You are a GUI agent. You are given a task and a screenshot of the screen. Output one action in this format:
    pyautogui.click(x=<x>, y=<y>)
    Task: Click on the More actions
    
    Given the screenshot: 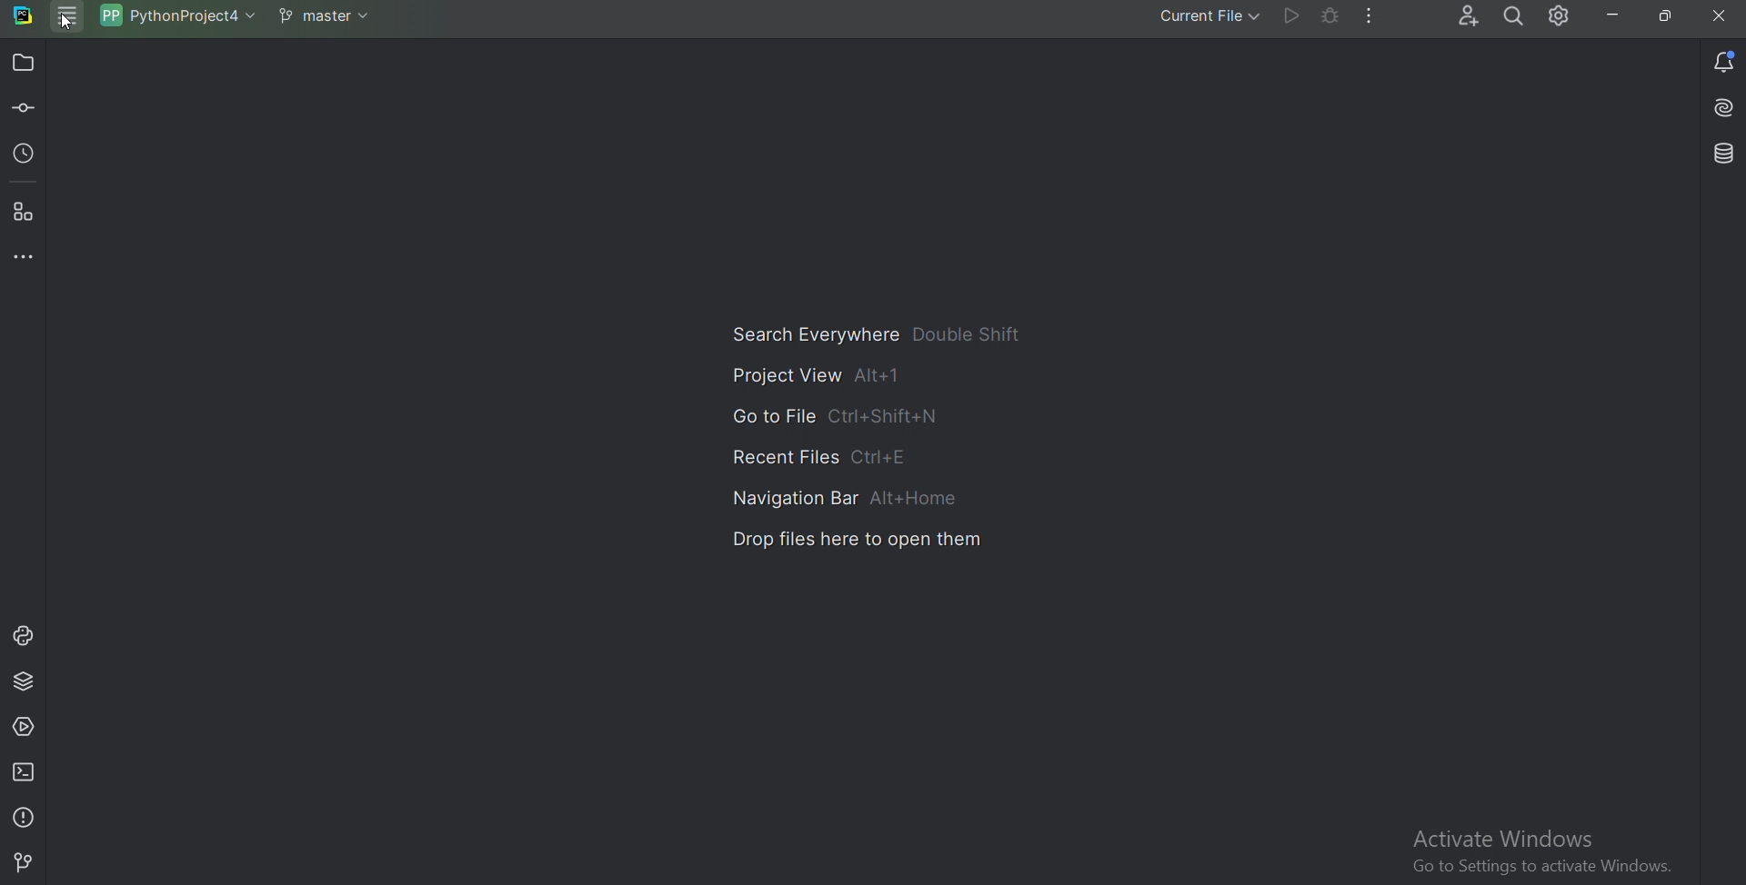 What is the action you would take?
    pyautogui.click(x=1368, y=17)
    